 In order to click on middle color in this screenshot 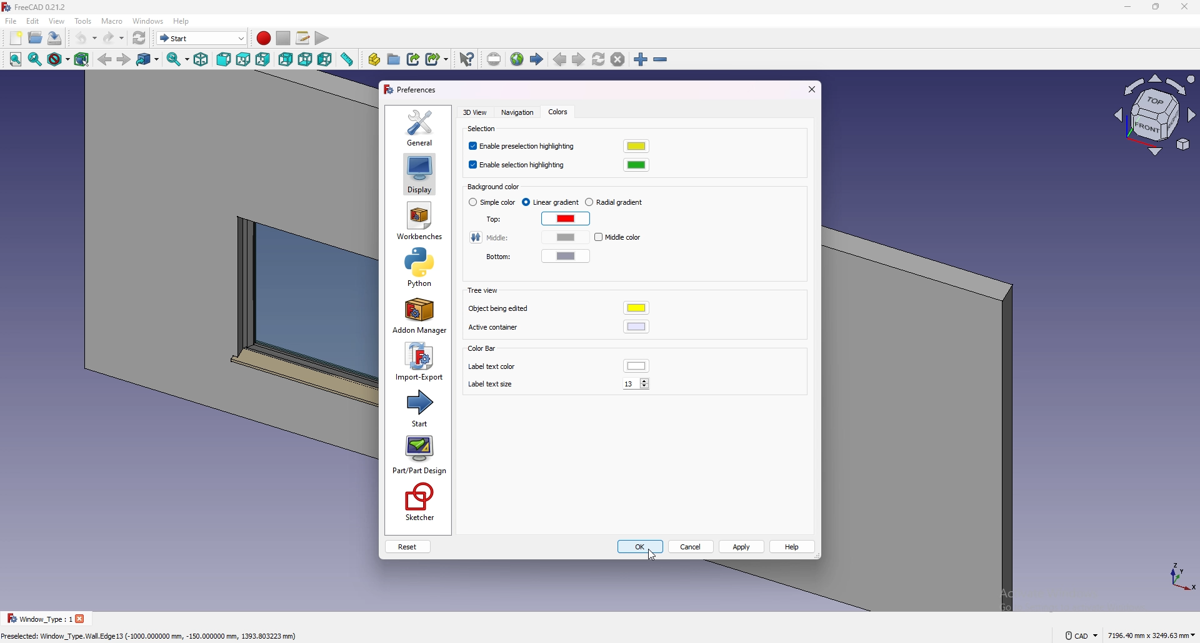, I will do `click(617, 236)`.